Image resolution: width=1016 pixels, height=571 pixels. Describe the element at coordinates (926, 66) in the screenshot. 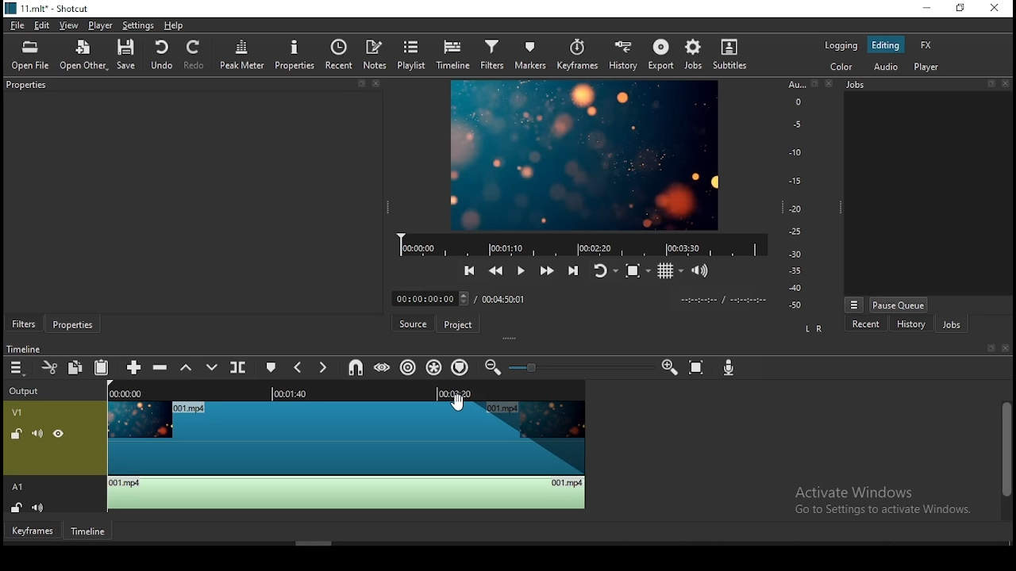

I see `player` at that location.